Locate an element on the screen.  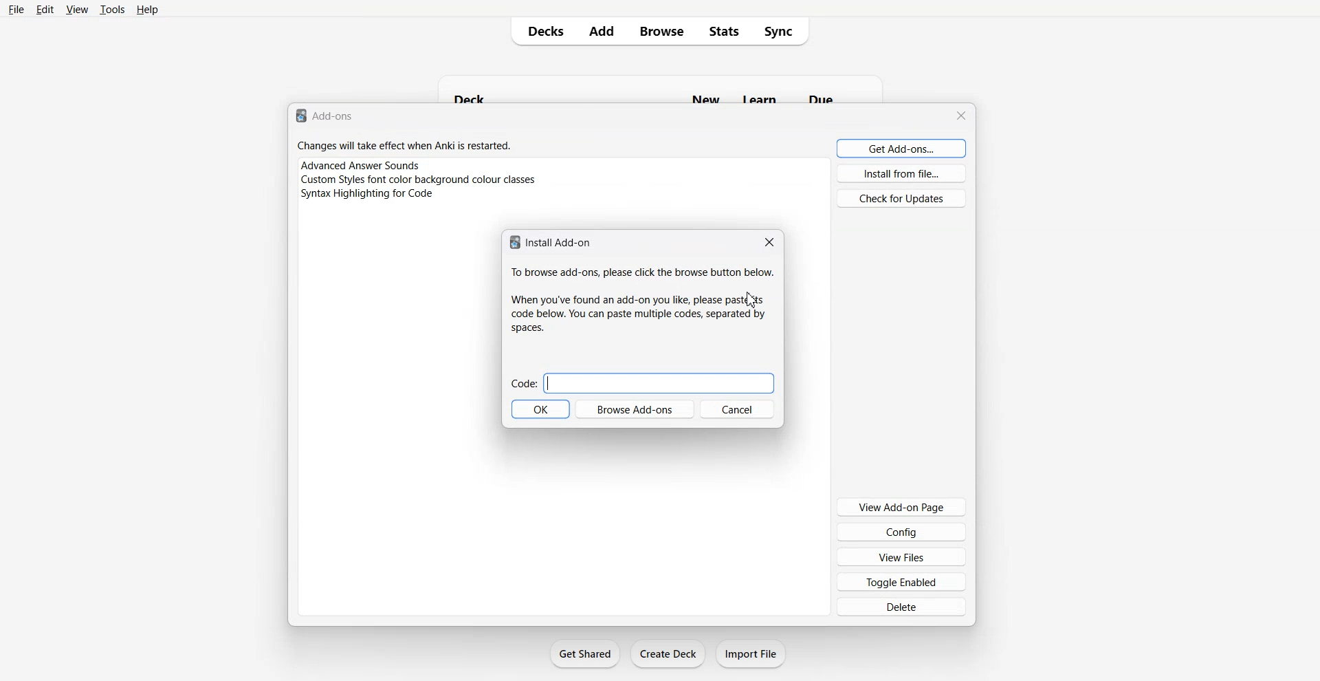
Code: is located at coordinates (523, 384).